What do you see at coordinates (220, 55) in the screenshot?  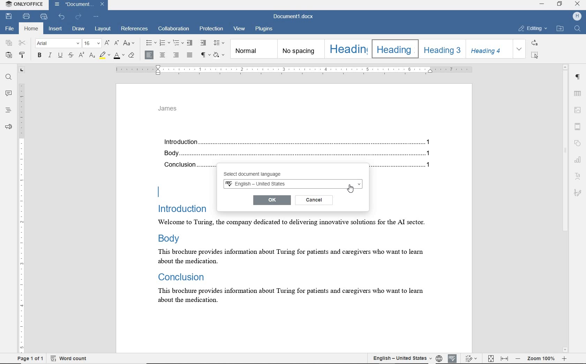 I see `shading` at bounding box center [220, 55].